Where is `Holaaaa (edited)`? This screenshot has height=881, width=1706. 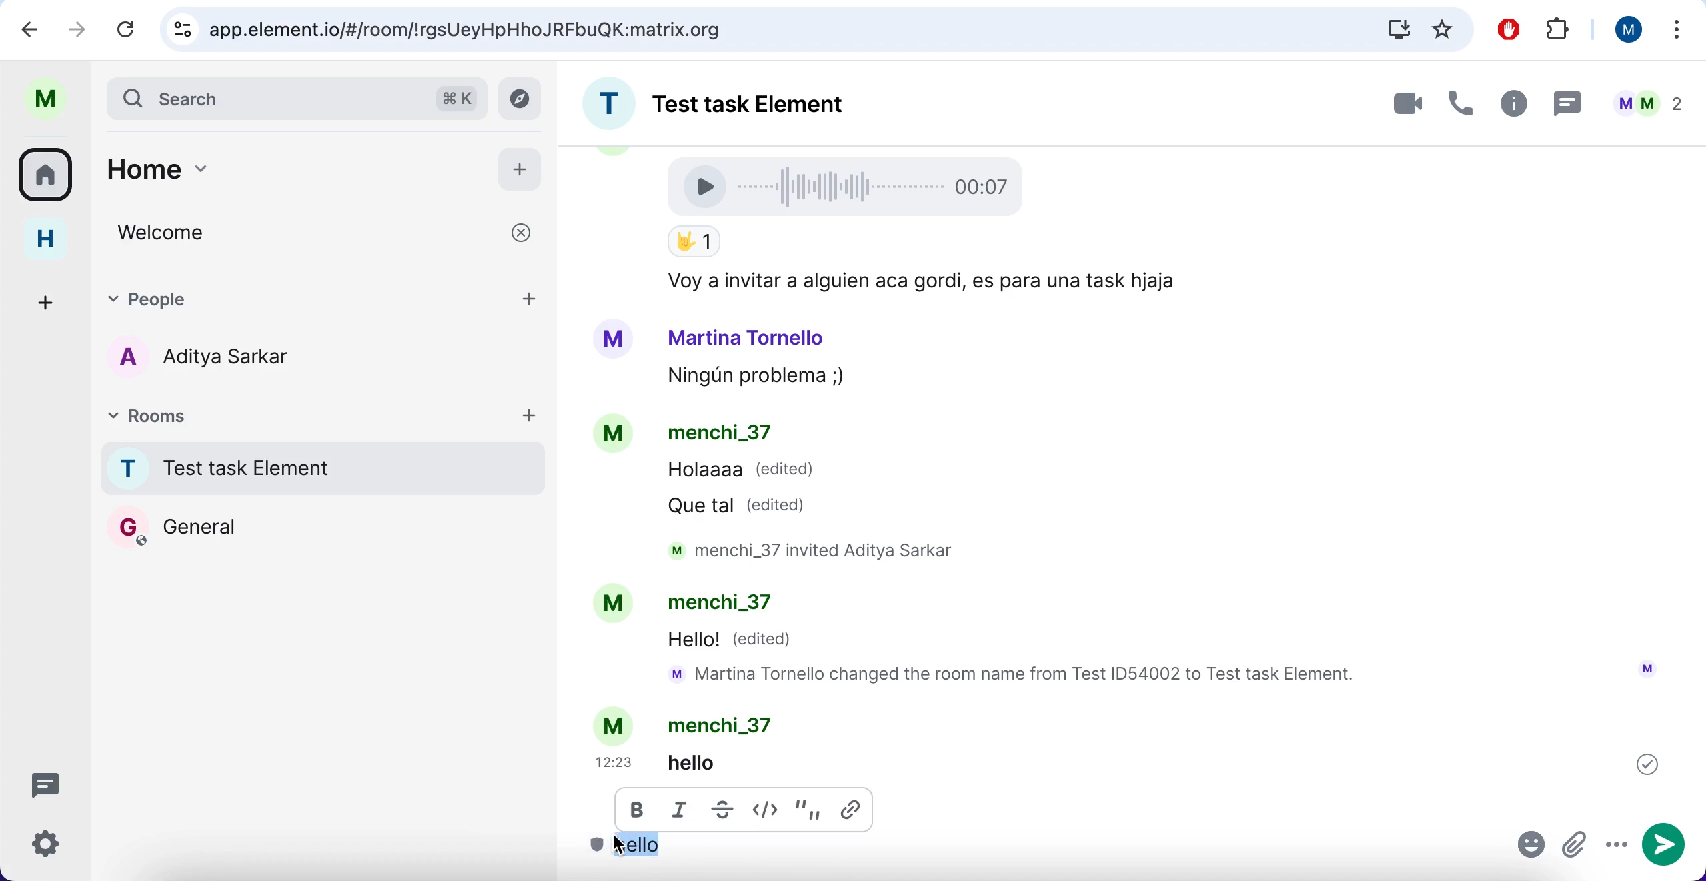
Holaaaa (edited) is located at coordinates (742, 473).